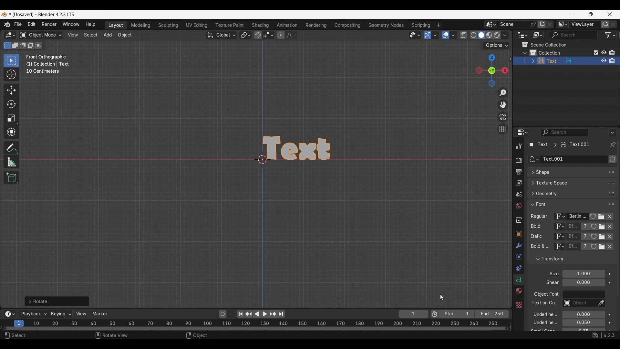 This screenshot has width=620, height=349. I want to click on Open Font for respective attribute, so click(602, 217).